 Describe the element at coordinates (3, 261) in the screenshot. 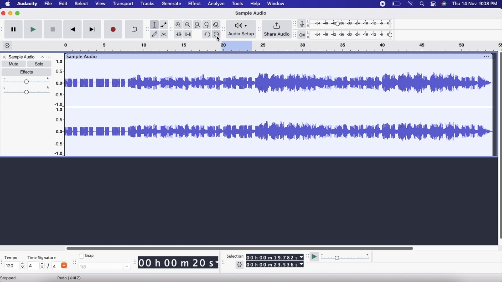

I see `move toolbar` at that location.